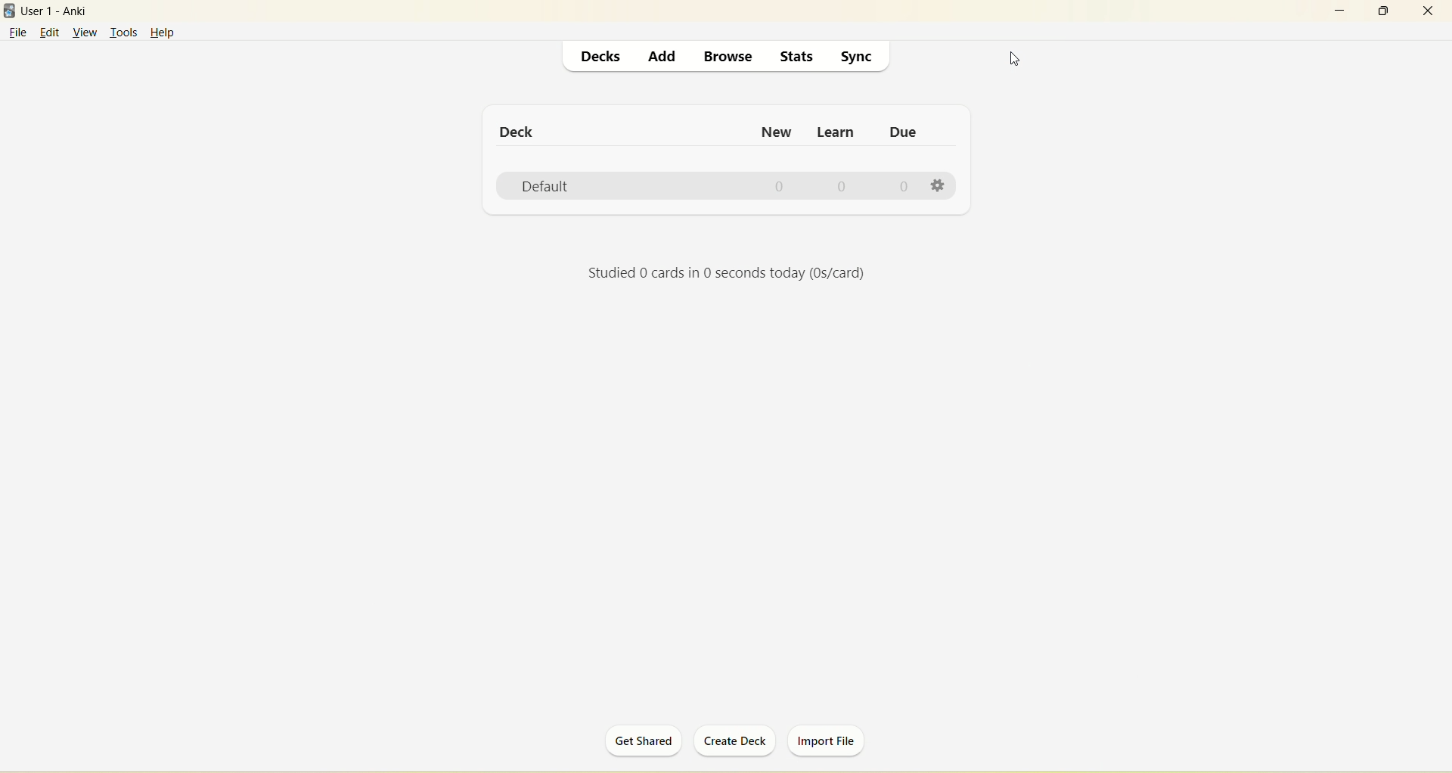  Describe the element at coordinates (861, 58) in the screenshot. I see `sync` at that location.